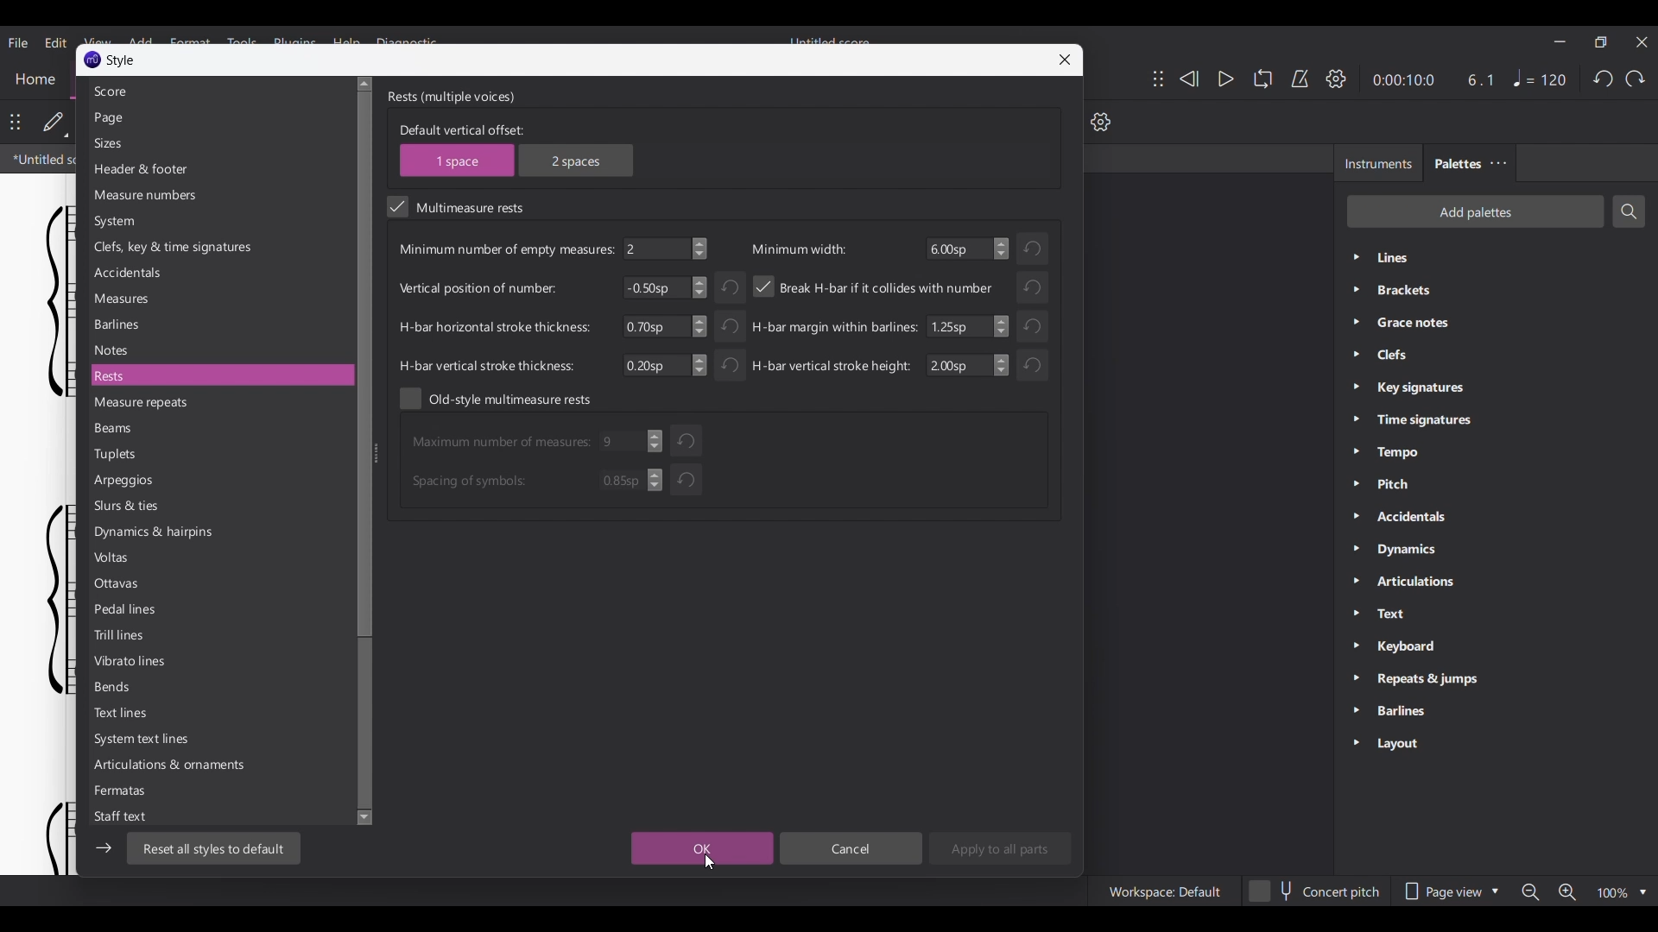  What do you see at coordinates (1299, 79) in the screenshot?
I see `Metronome` at bounding box center [1299, 79].